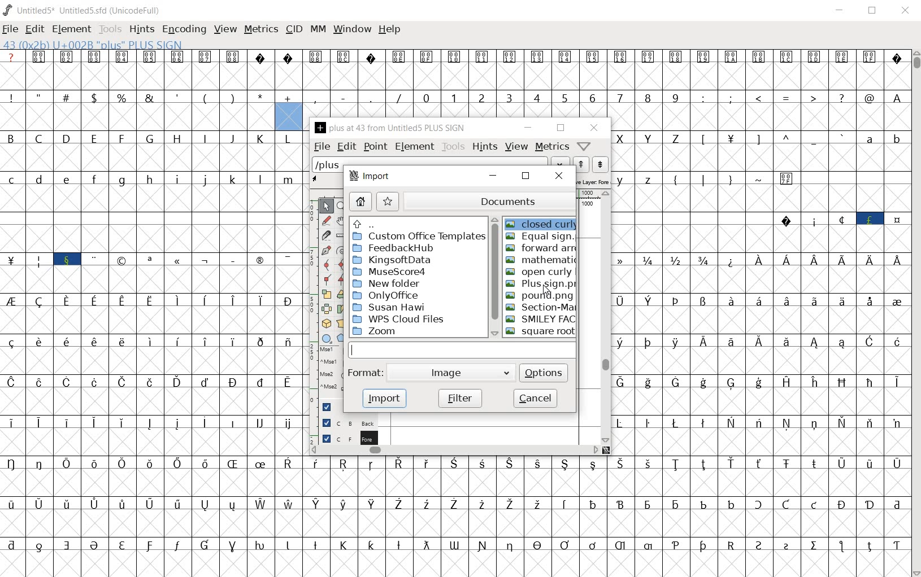 This screenshot has height=577, width=921. I want to click on POUND-PNG, so click(541, 296).